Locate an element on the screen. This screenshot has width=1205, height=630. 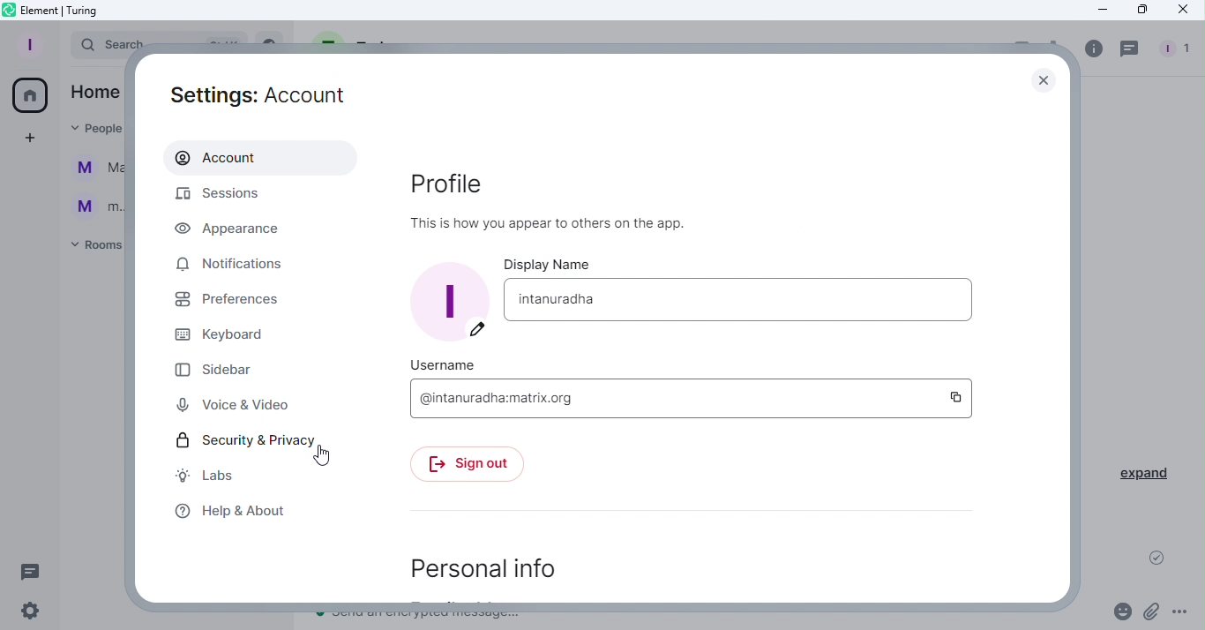
Display name- intanuradha is located at coordinates (745, 300).